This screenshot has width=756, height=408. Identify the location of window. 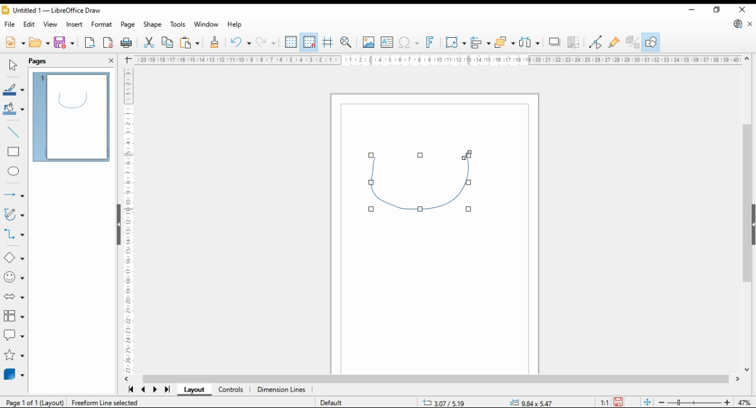
(206, 24).